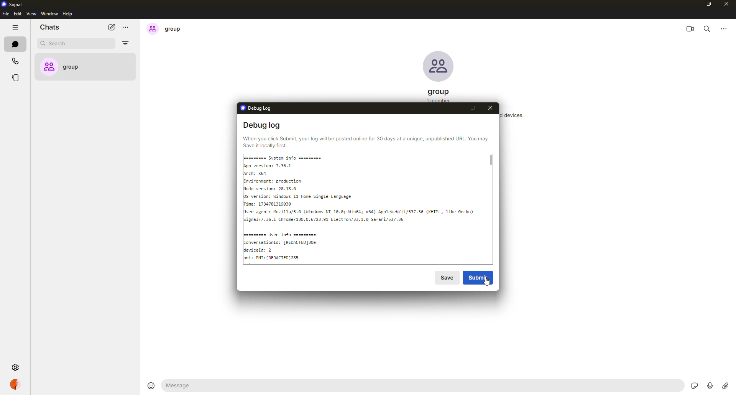 The image size is (736, 395). I want to click on edit, so click(17, 14).